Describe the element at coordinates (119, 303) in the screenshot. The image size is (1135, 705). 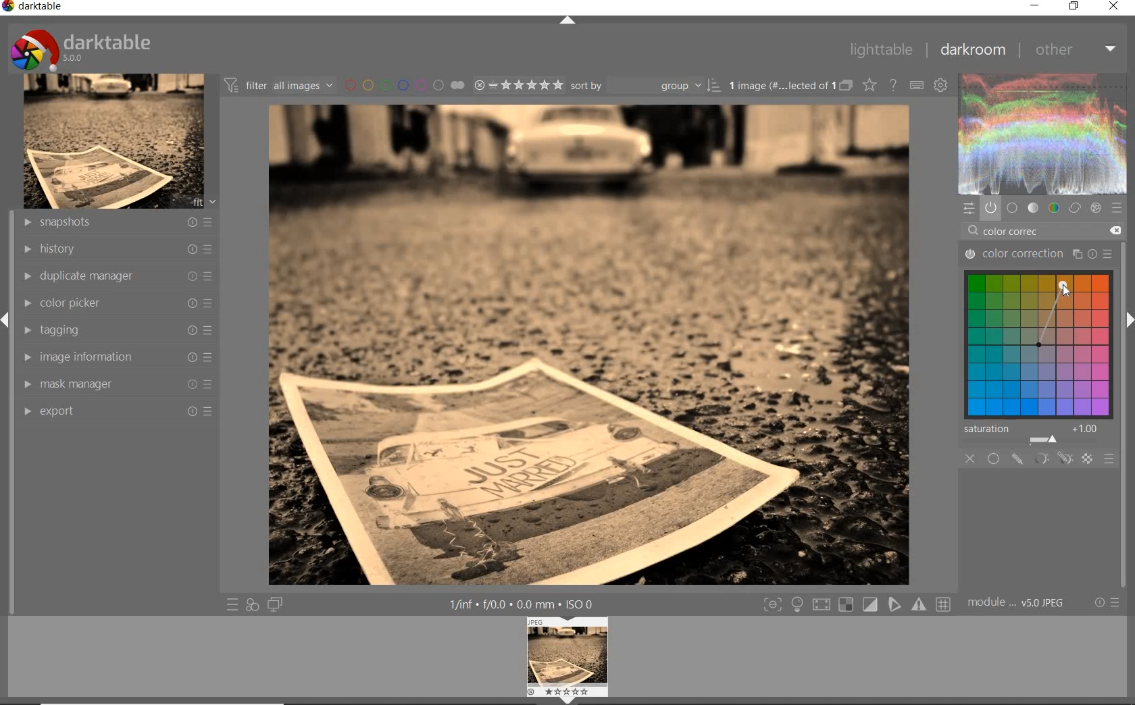
I see `color picker` at that location.